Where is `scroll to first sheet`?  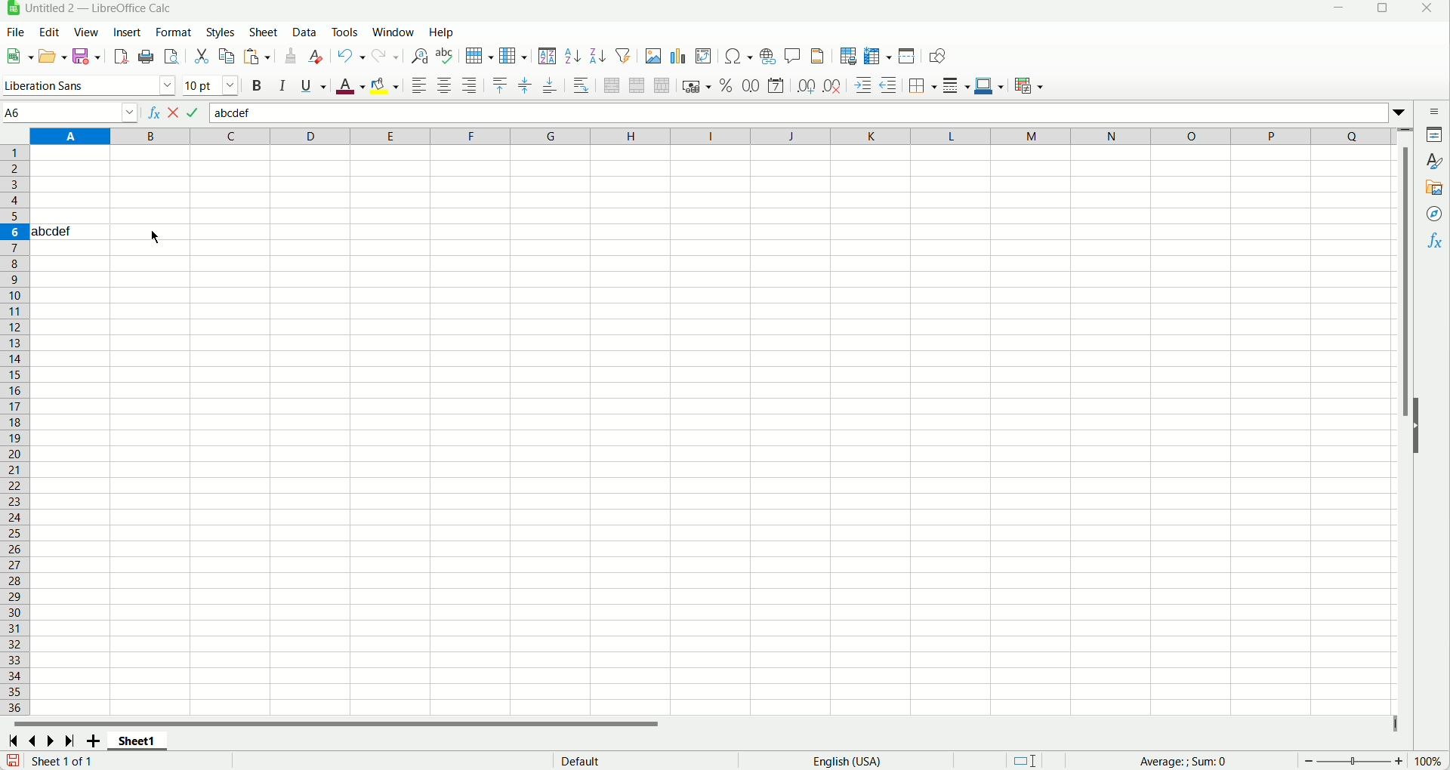
scroll to first sheet is located at coordinates (17, 739).